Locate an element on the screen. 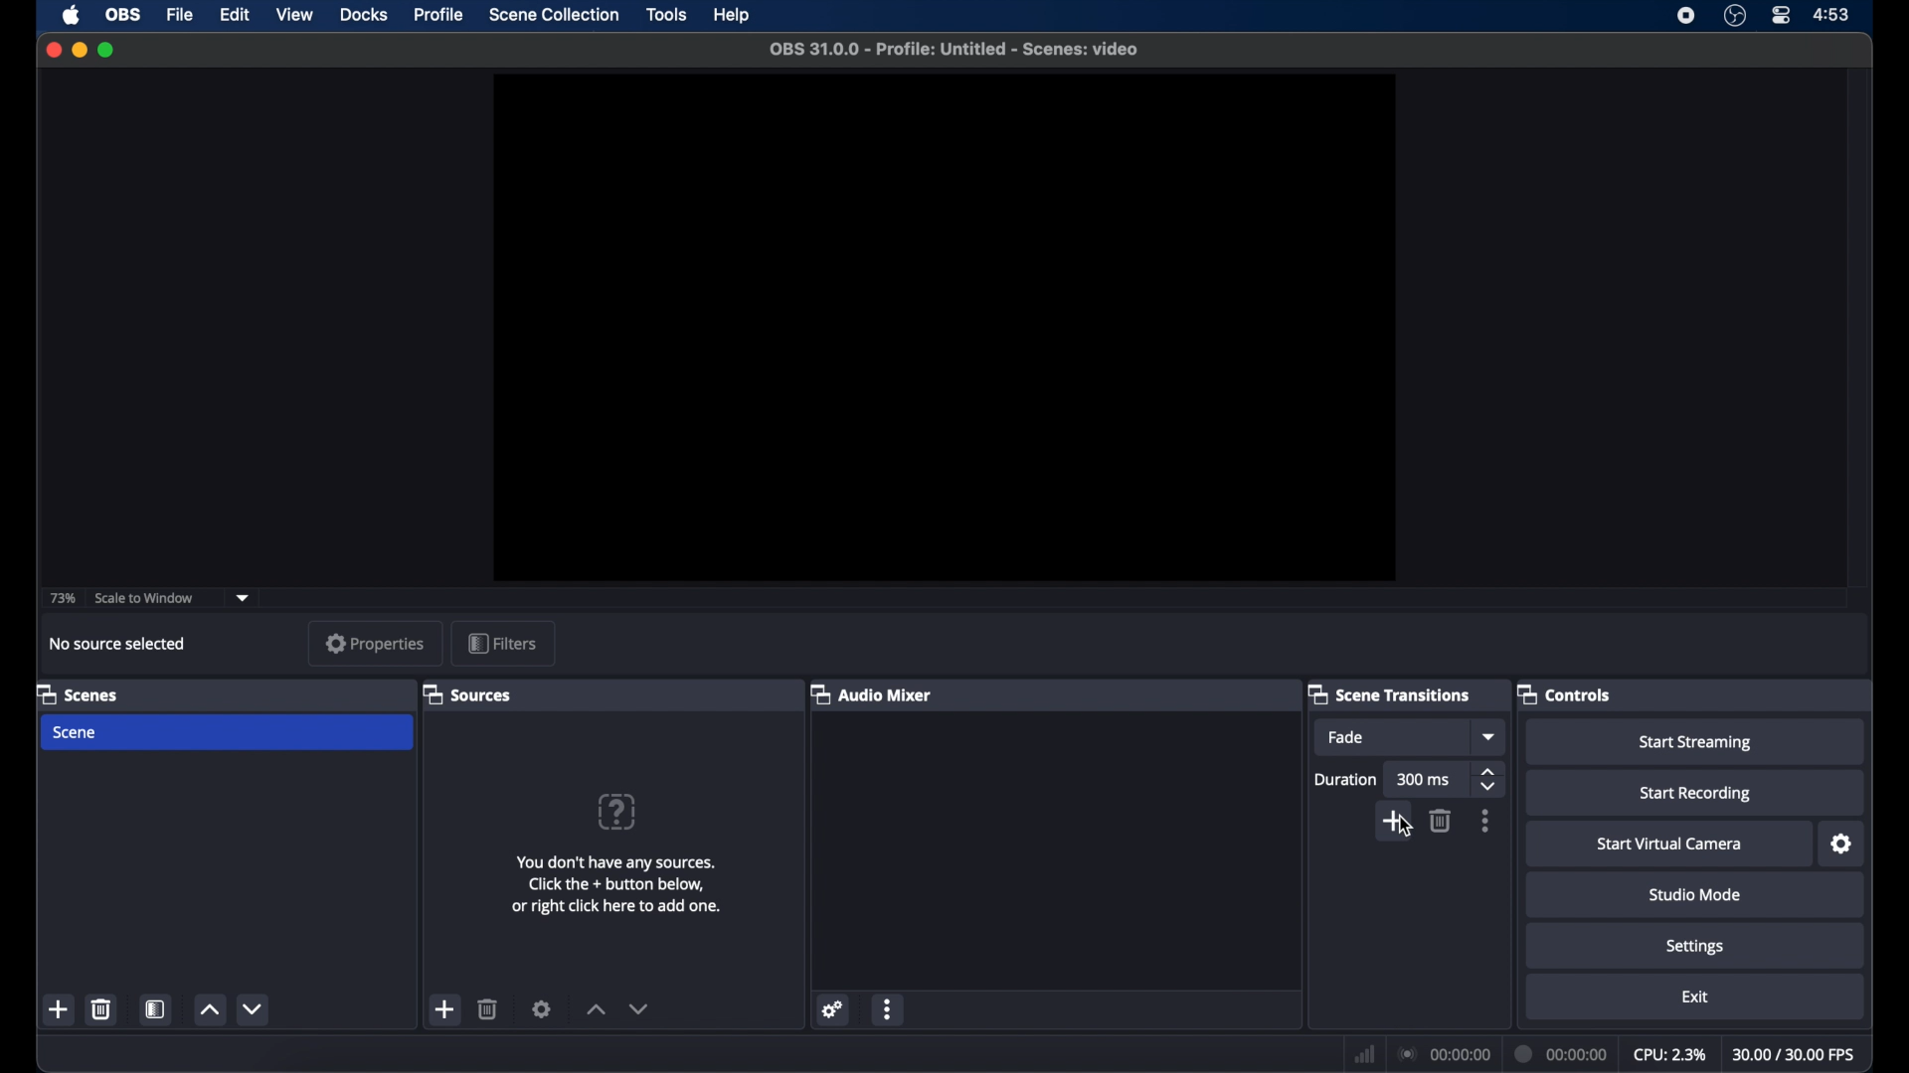  delete is located at coordinates (1440, 821).